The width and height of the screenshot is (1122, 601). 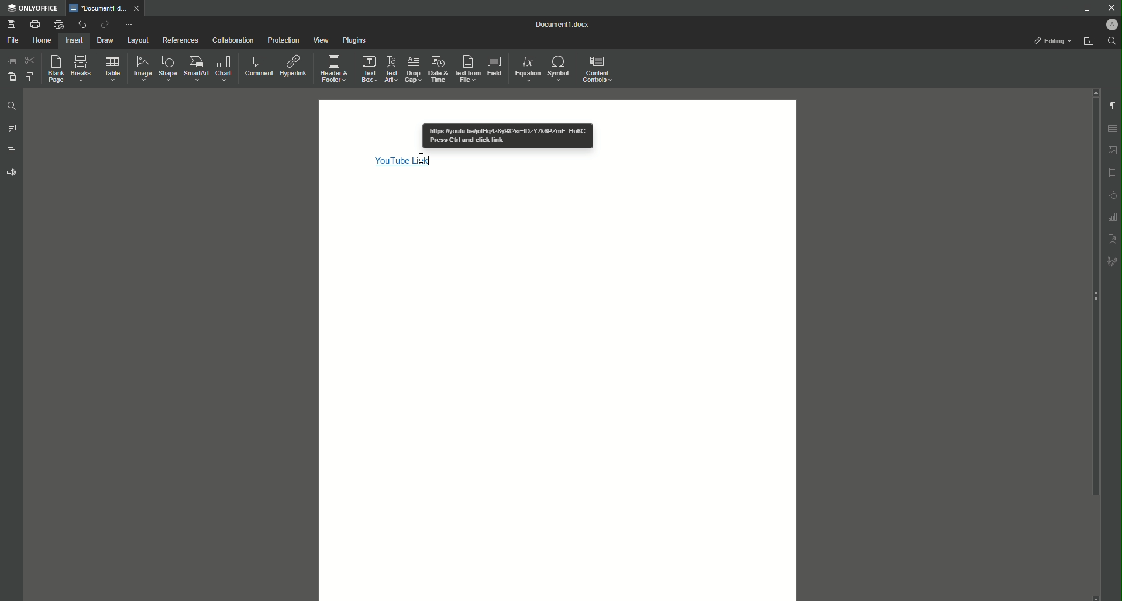 I want to click on Redo, so click(x=104, y=25).